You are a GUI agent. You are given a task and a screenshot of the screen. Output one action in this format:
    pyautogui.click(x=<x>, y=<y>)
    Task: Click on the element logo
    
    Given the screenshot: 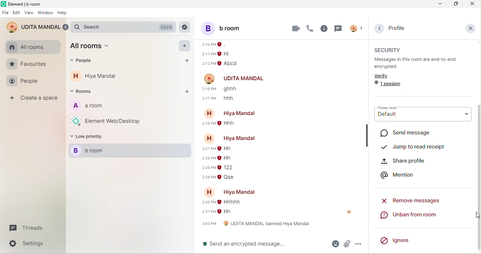 What is the action you would take?
    pyautogui.click(x=4, y=4)
    